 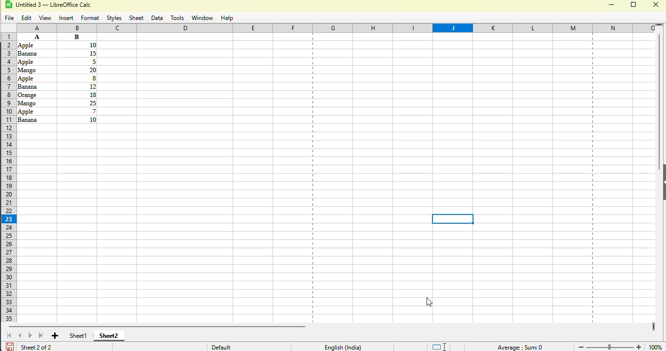 What do you see at coordinates (41, 335) in the screenshot?
I see `scroll to last sheet` at bounding box center [41, 335].